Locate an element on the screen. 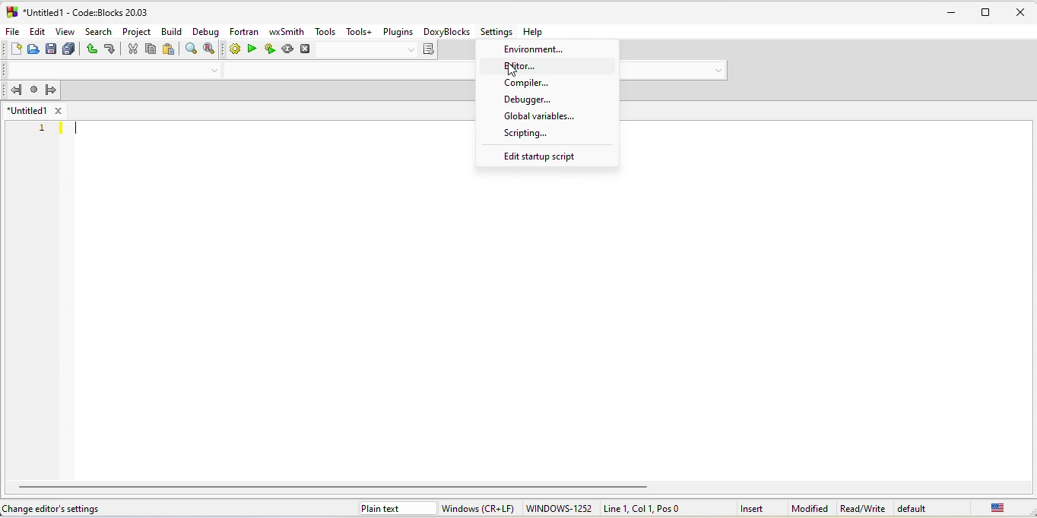  settings is located at coordinates (496, 31).